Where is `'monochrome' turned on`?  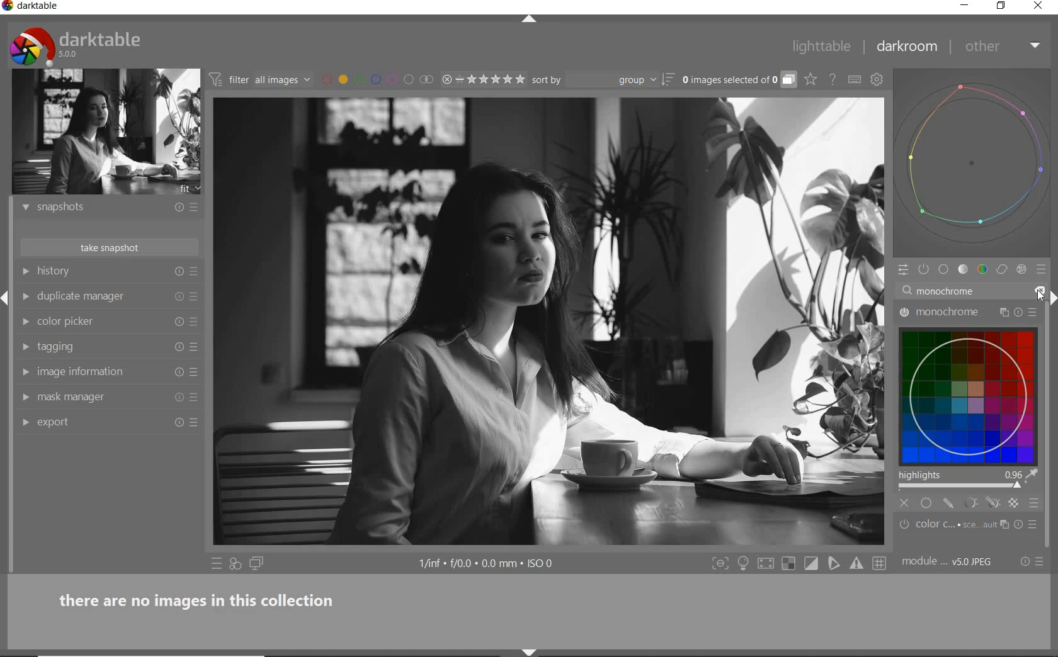 'monochrome' turned on is located at coordinates (904, 312).